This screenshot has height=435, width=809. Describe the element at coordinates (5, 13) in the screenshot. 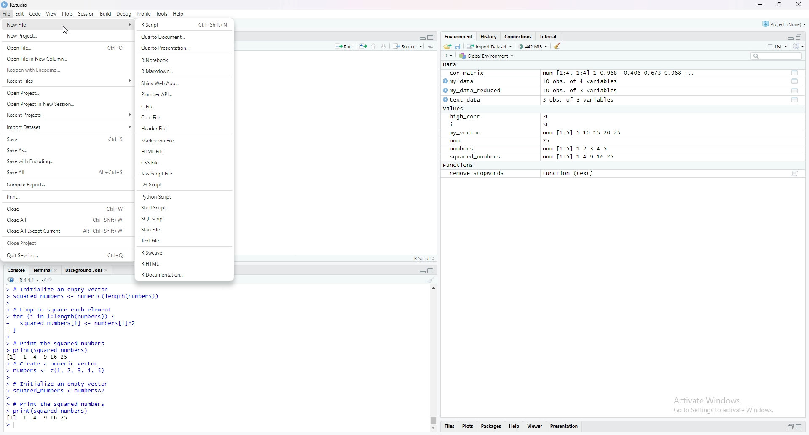

I see `File` at that location.